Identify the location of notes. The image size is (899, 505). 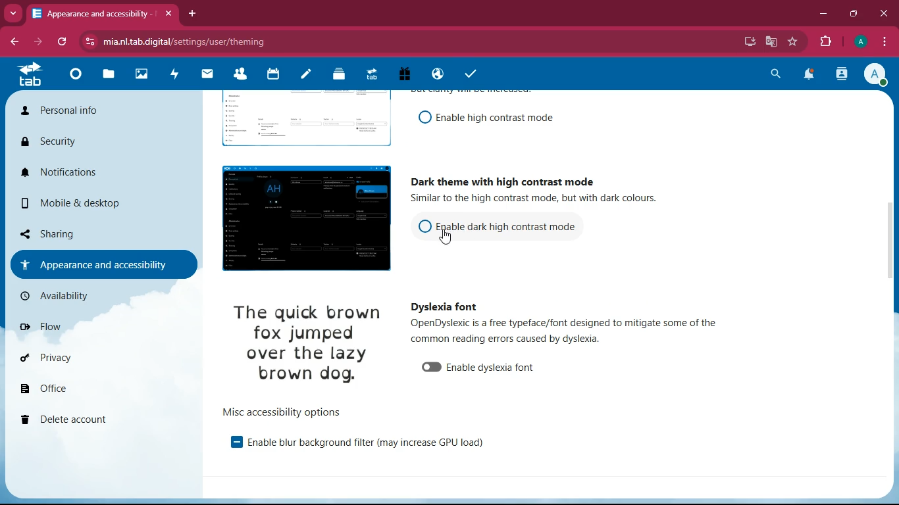
(309, 77).